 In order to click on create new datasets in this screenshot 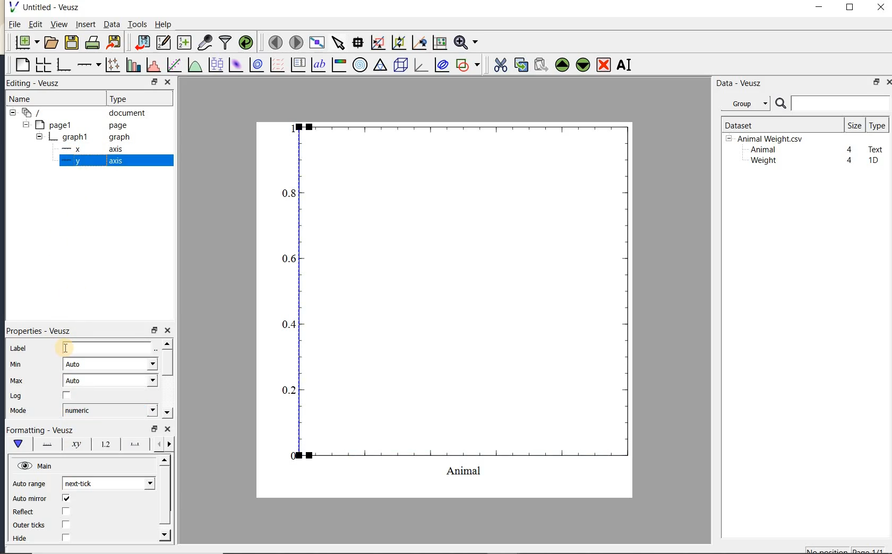, I will do `click(184, 41)`.